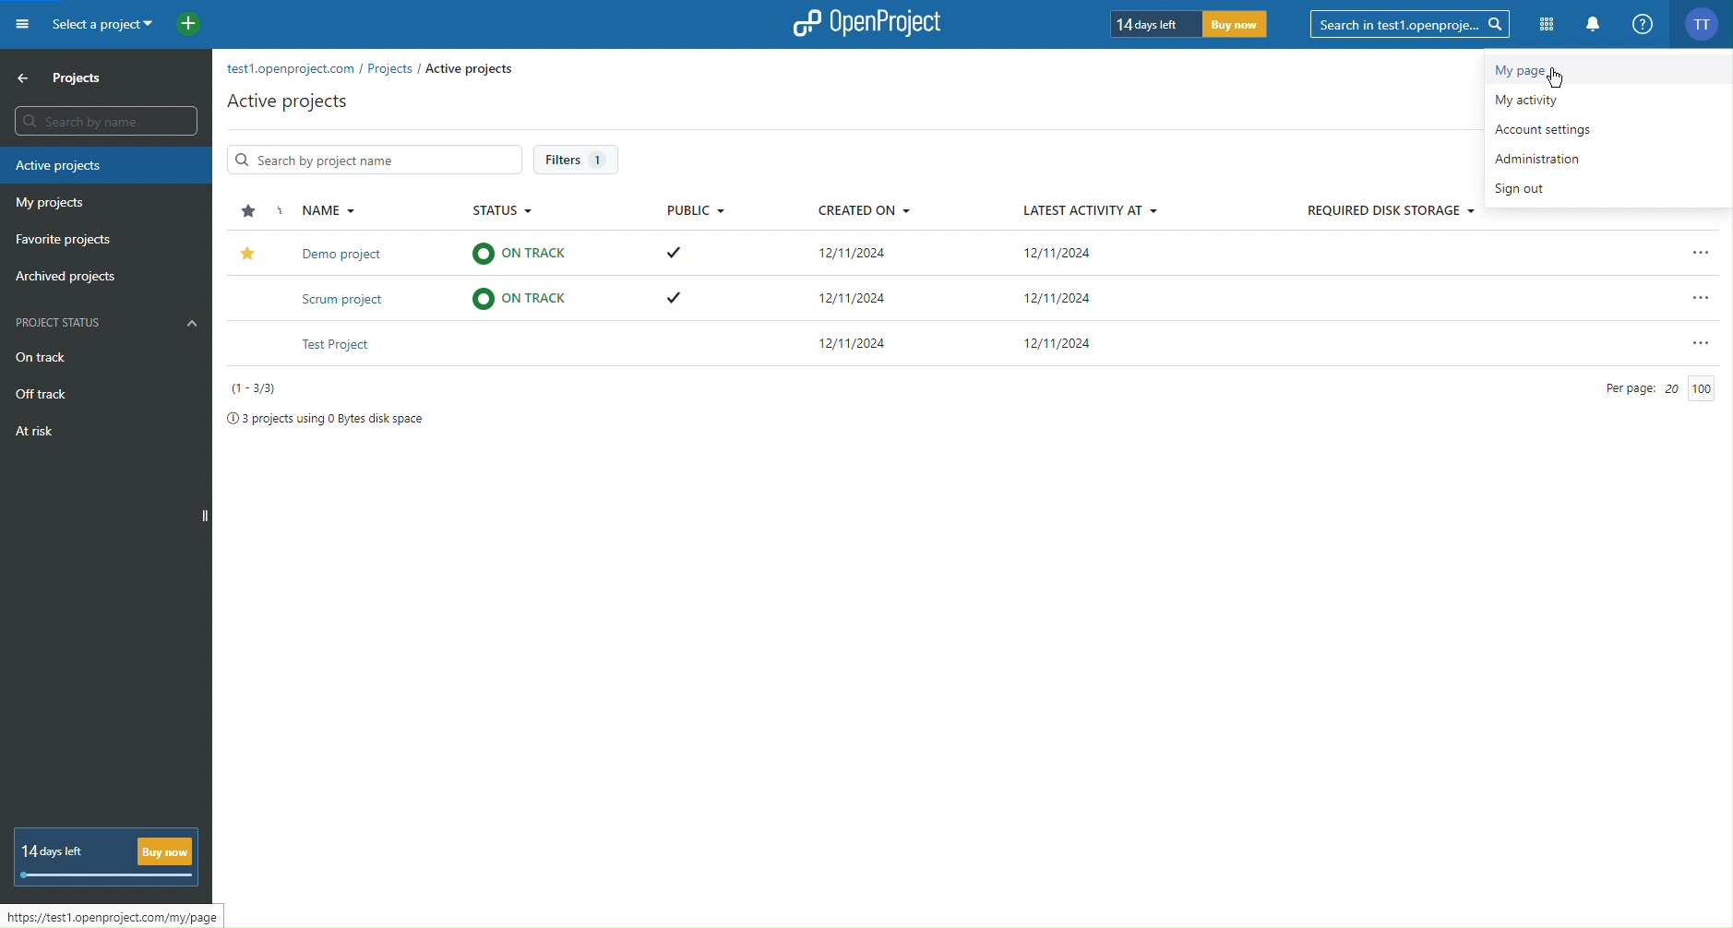  I want to click on Filters, so click(578, 160).